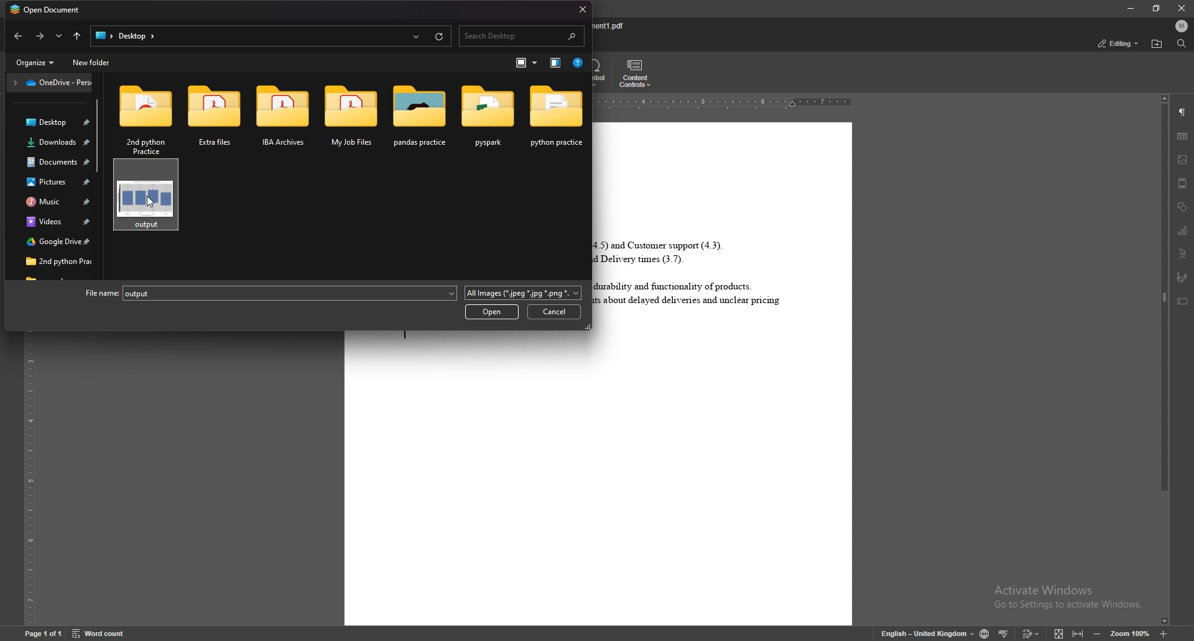  I want to click on folder, so click(488, 116).